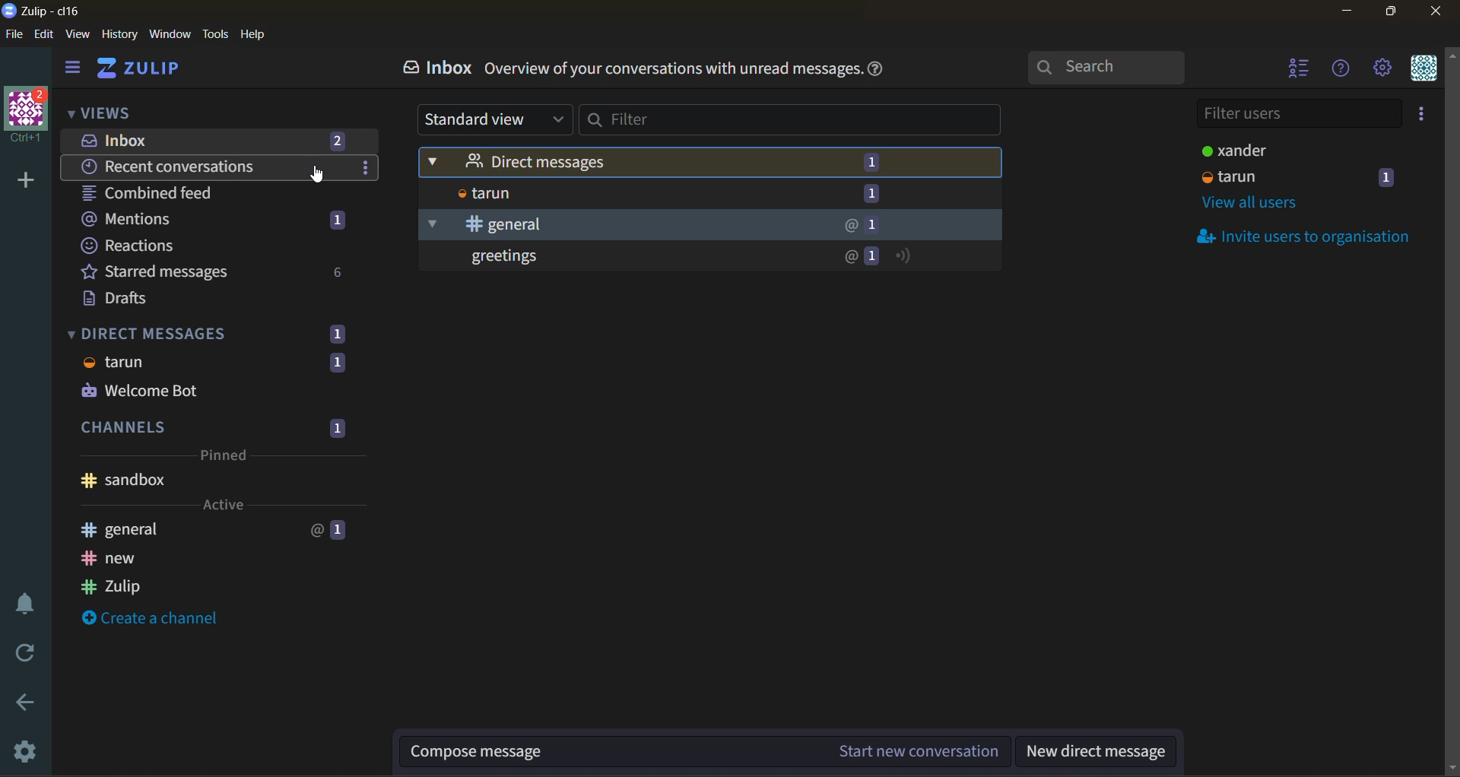  What do you see at coordinates (874, 225) in the screenshot?
I see `1 message` at bounding box center [874, 225].